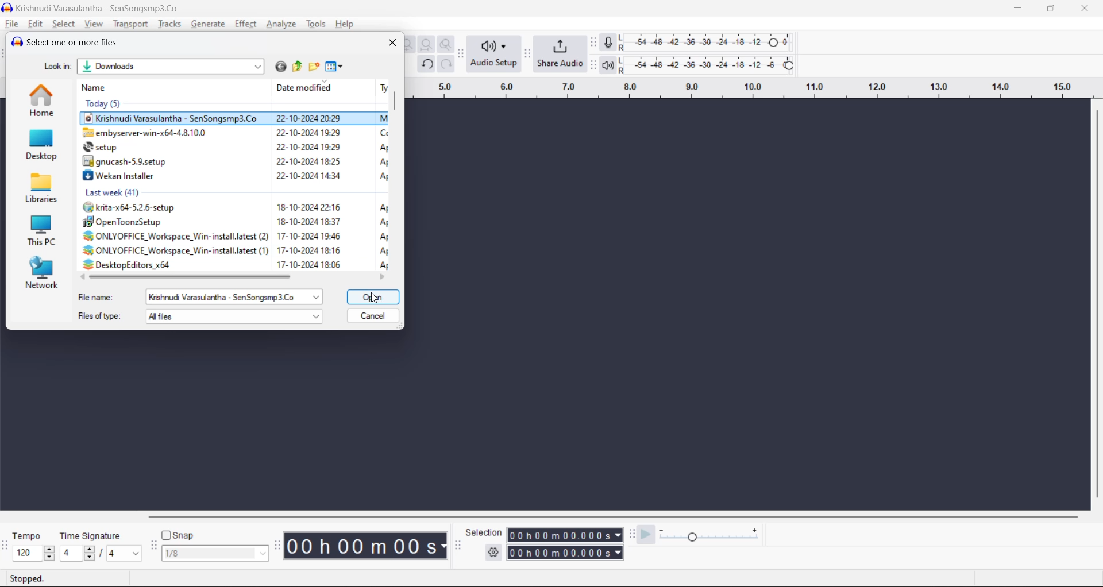 The height and width of the screenshot is (587, 1103). I want to click on snap, so click(178, 535).